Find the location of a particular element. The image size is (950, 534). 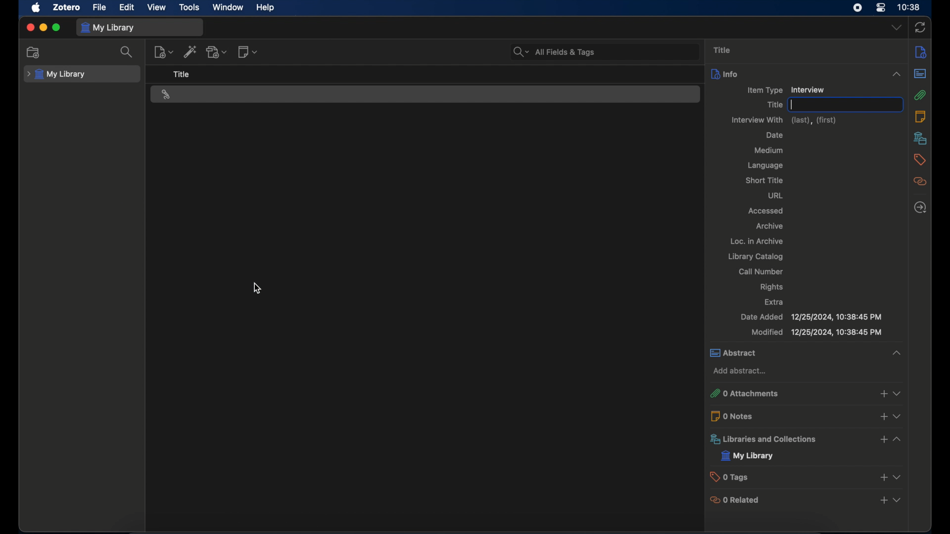

add is located at coordinates (883, 439).